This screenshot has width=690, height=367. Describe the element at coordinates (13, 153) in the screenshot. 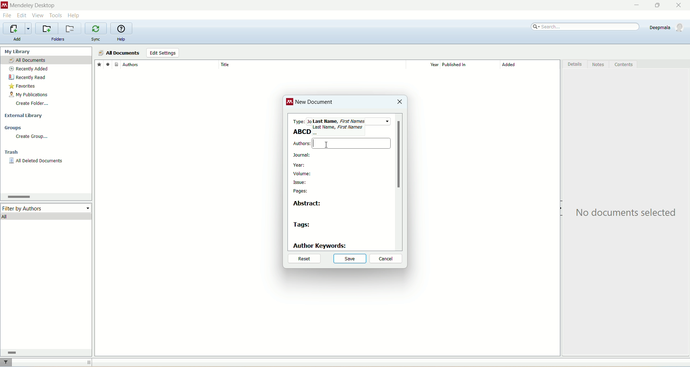

I see `trash` at that location.